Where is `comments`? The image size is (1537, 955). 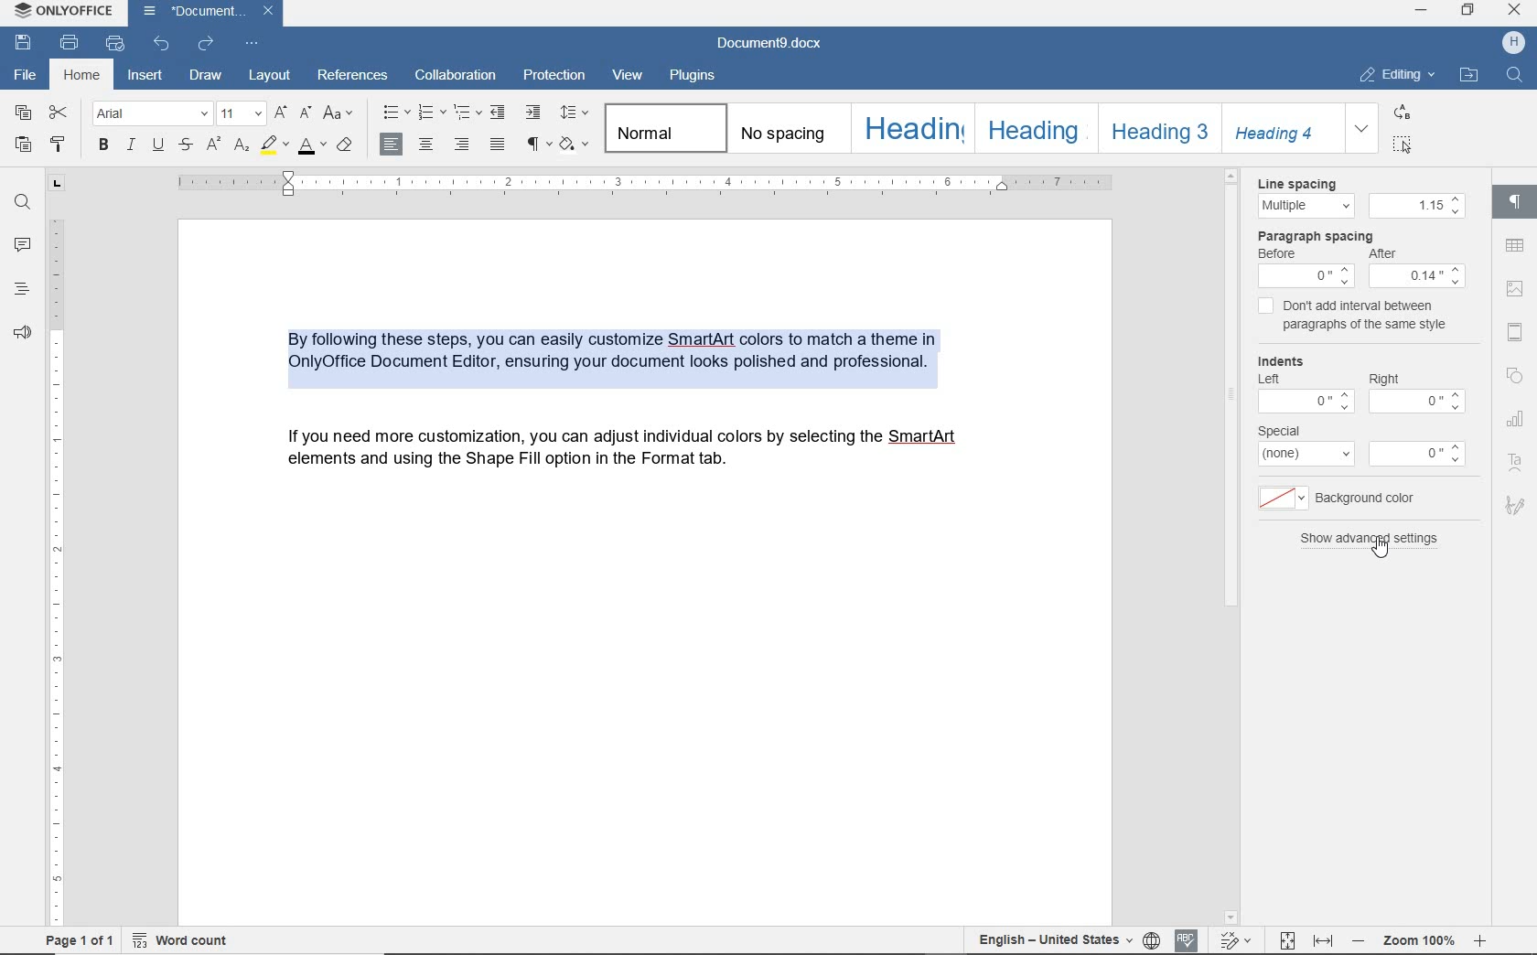
comments is located at coordinates (22, 248).